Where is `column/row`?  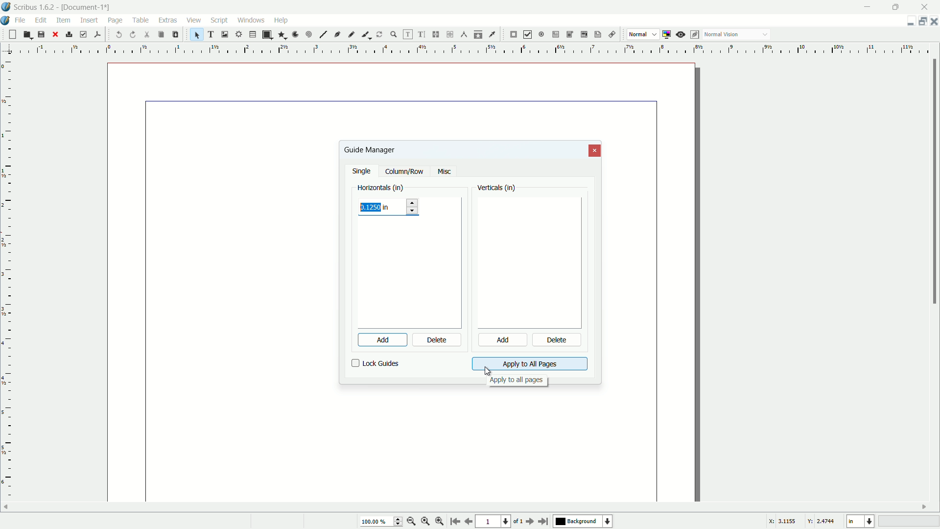
column/row is located at coordinates (404, 172).